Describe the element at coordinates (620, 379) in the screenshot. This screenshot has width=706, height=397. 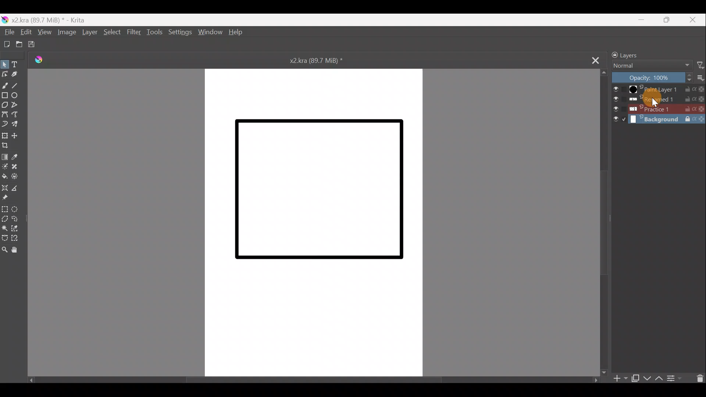
I see `Add layer` at that location.